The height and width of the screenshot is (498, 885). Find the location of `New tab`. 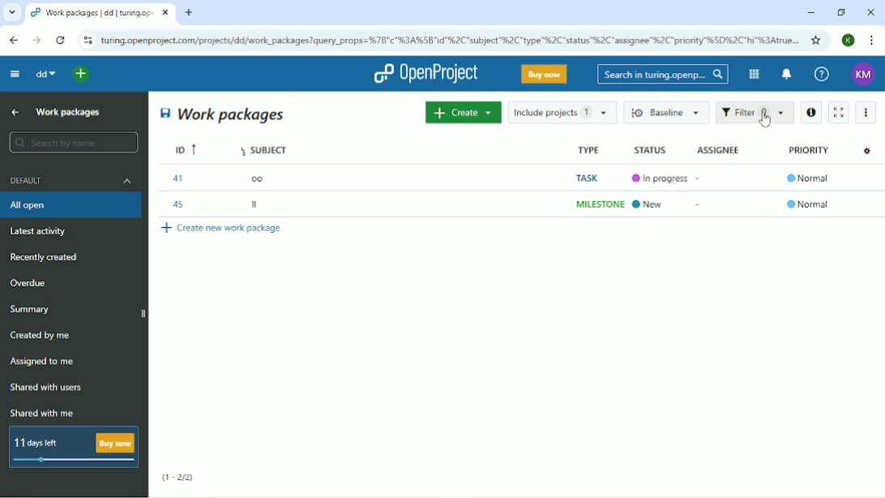

New tab is located at coordinates (189, 13).